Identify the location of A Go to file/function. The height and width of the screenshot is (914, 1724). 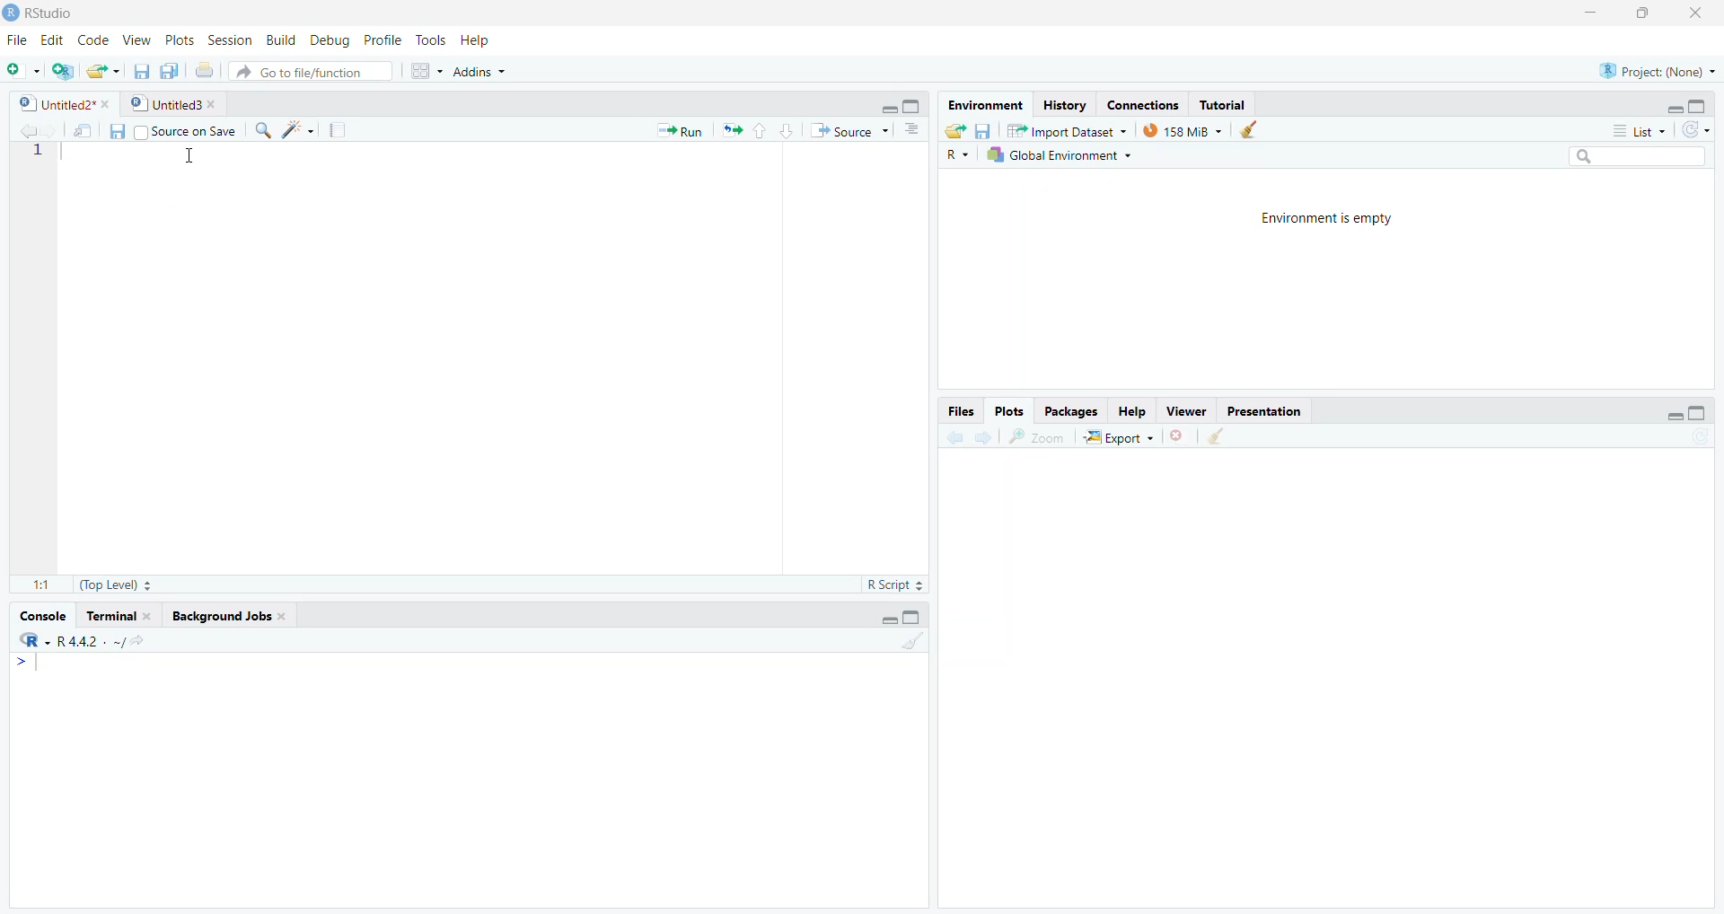
(310, 71).